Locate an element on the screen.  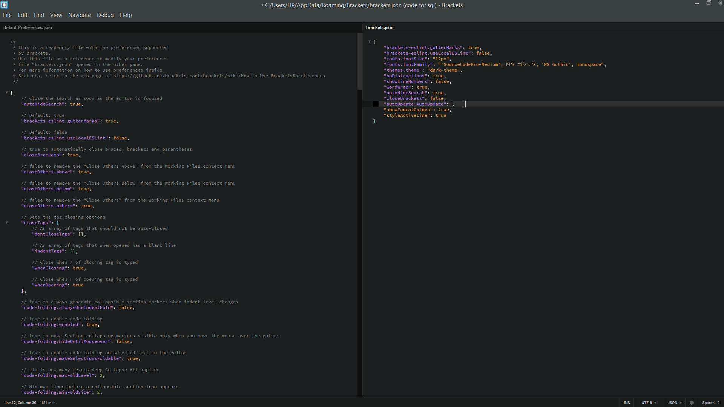
spaces: 4 is located at coordinates (712, 402).